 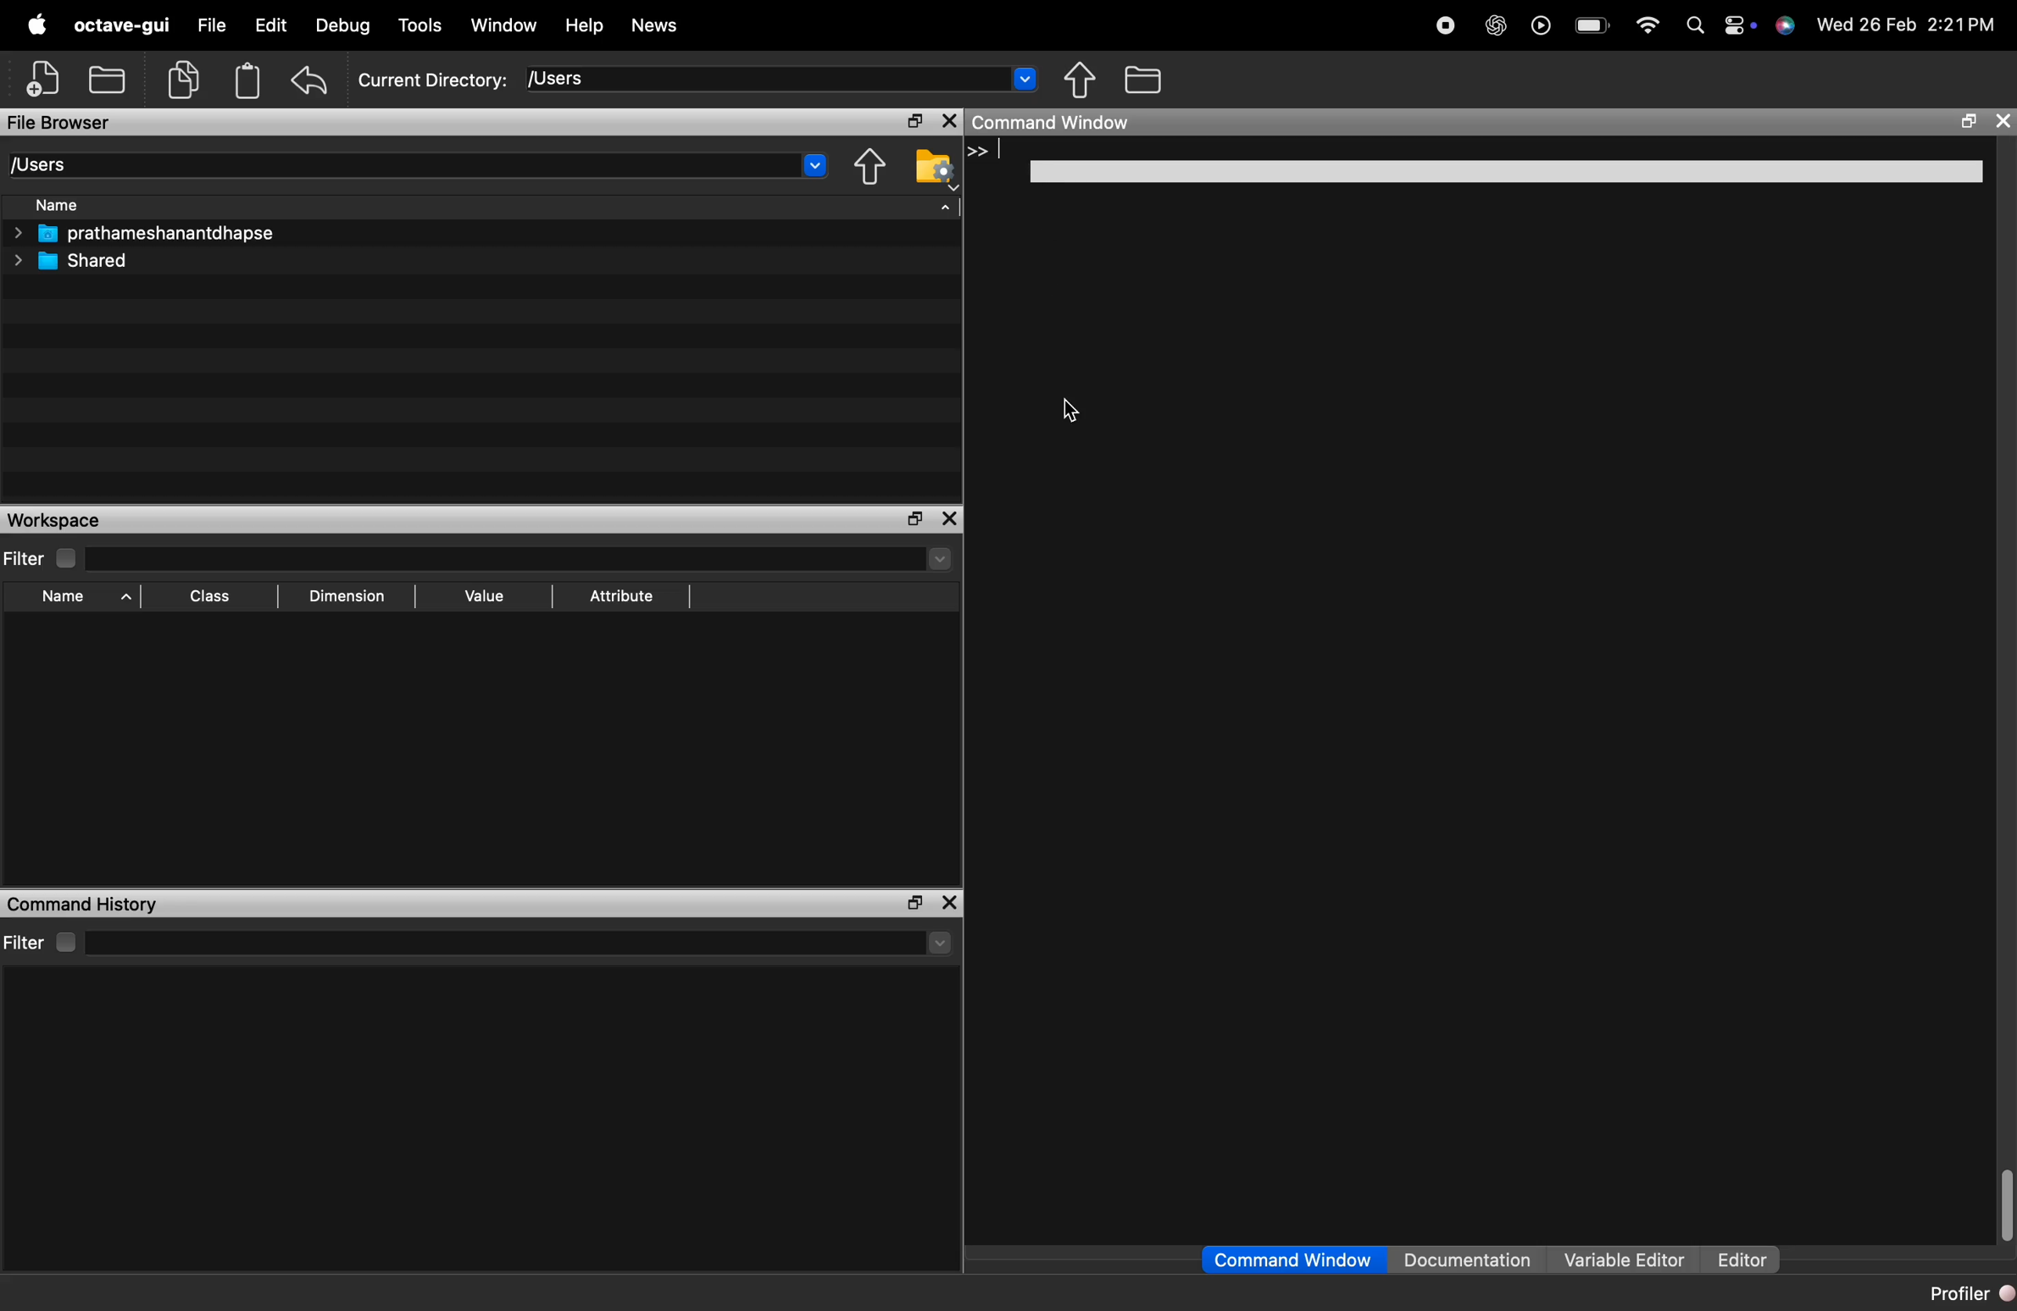 I want to click on empty command history, so click(x=475, y=1127).